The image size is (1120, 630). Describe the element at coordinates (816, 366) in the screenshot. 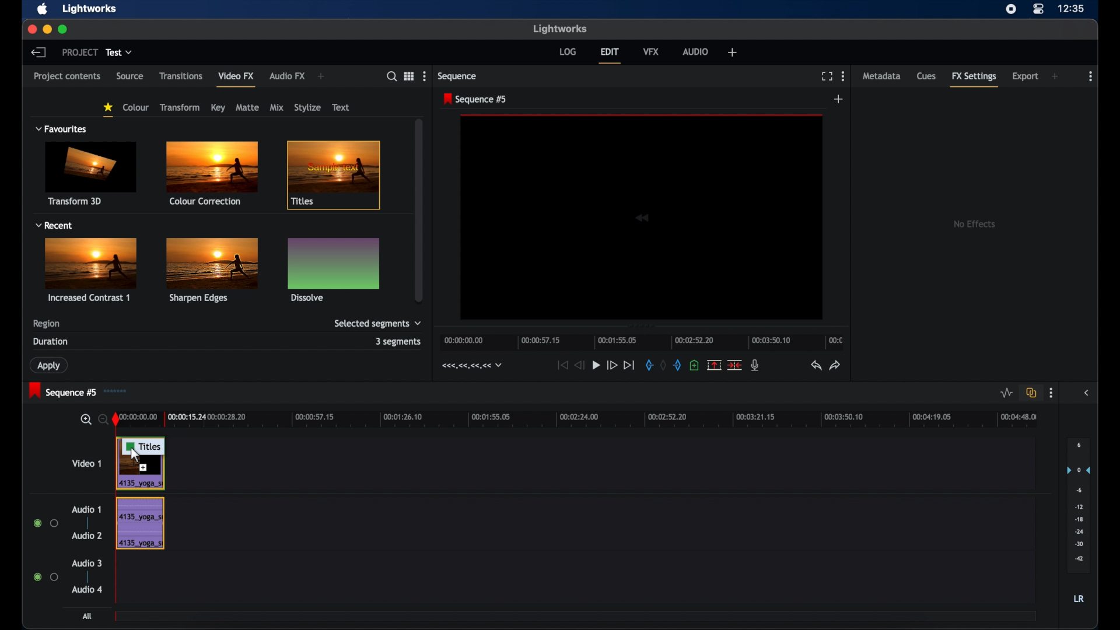

I see `undo` at that location.